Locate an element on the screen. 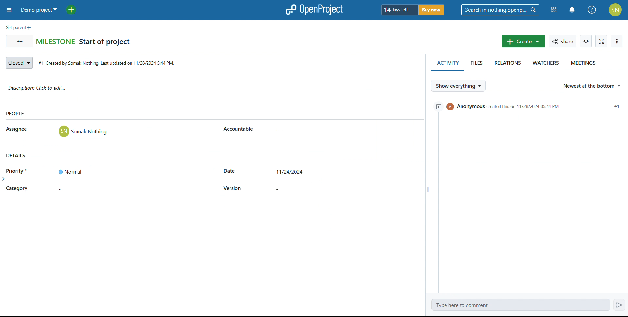  set category is located at coordinates (70, 190).